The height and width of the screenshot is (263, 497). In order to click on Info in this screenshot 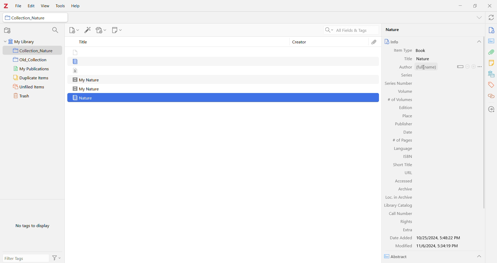, I will do `click(491, 31)`.